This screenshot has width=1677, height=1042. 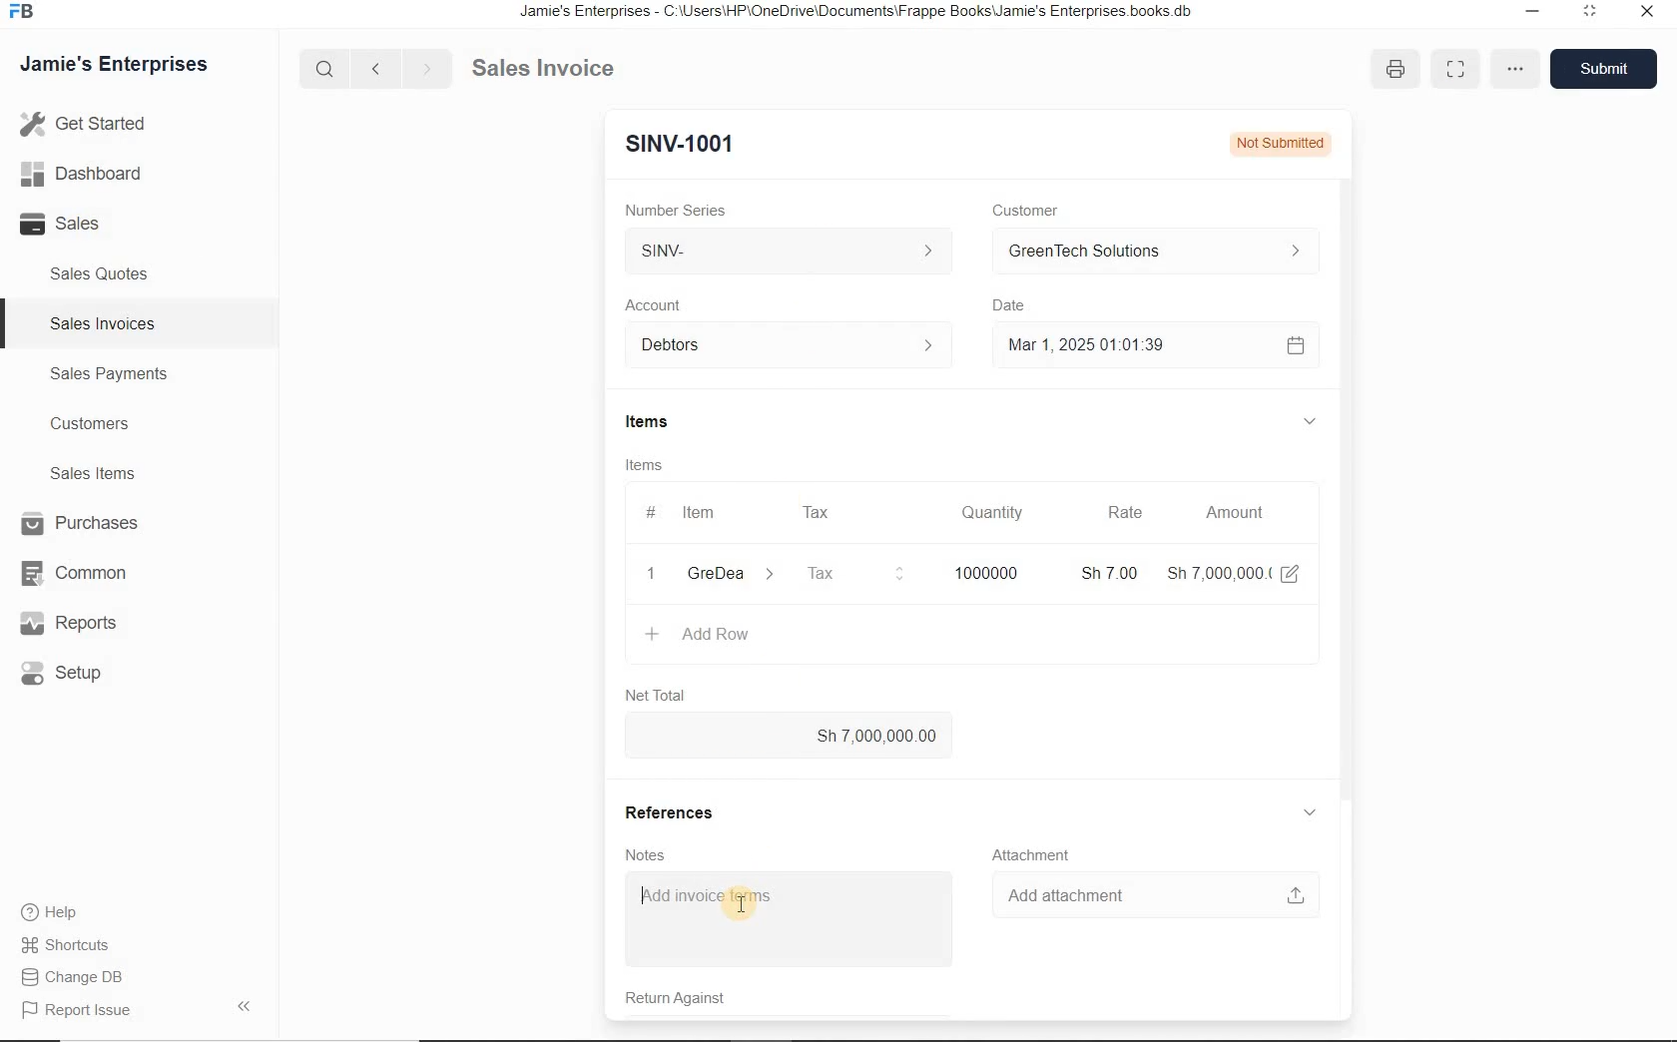 What do you see at coordinates (1396, 70) in the screenshot?
I see `print` at bounding box center [1396, 70].